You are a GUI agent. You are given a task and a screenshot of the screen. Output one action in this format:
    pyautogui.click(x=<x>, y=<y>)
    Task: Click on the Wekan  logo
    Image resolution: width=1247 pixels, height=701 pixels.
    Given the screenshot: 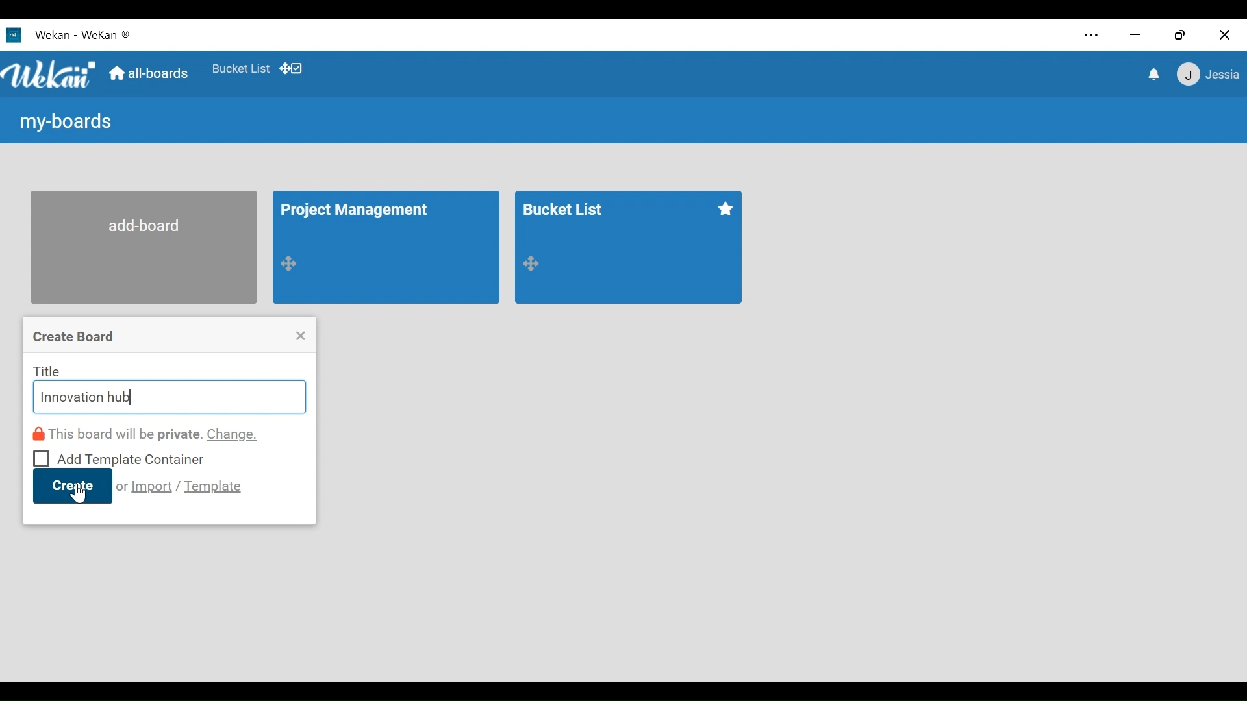 What is the action you would take?
    pyautogui.click(x=49, y=75)
    